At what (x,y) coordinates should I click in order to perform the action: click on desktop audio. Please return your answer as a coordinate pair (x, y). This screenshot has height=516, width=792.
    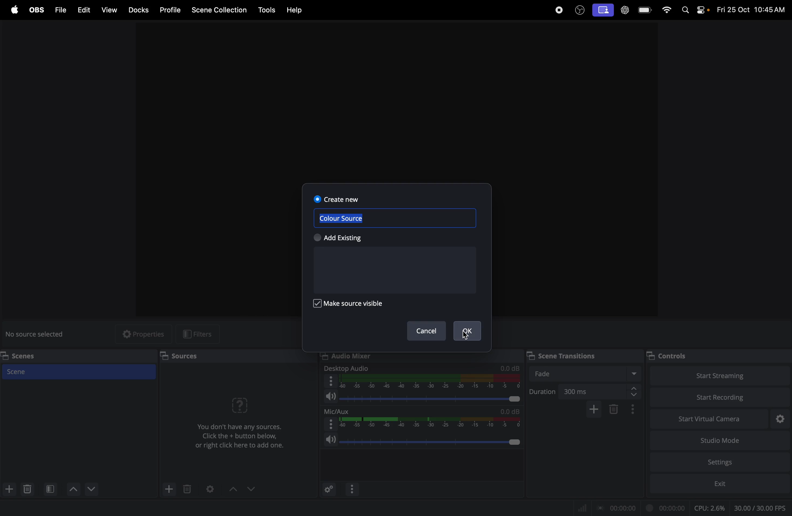
    Looking at the image, I should click on (423, 382).